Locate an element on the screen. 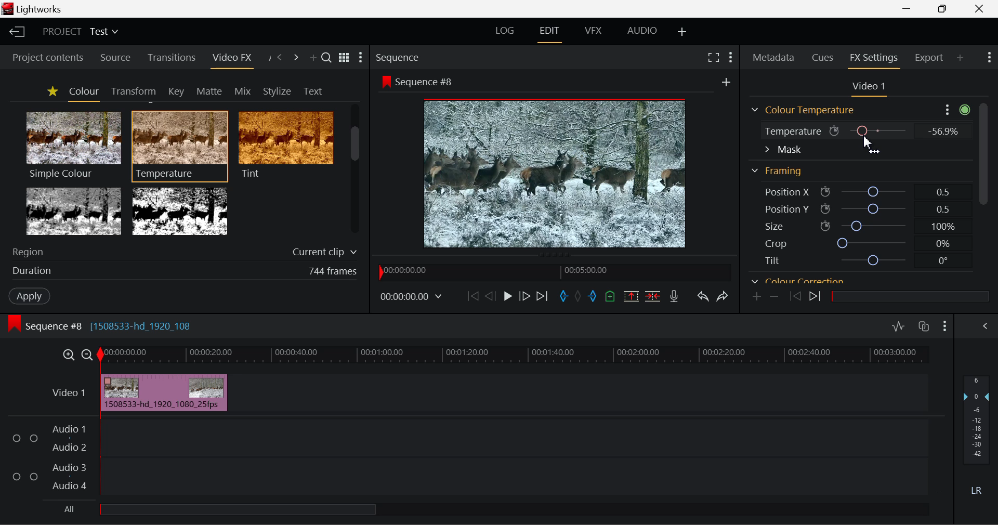 The width and height of the screenshot is (998, 525). 00:00:00.00 is located at coordinates (413, 297).